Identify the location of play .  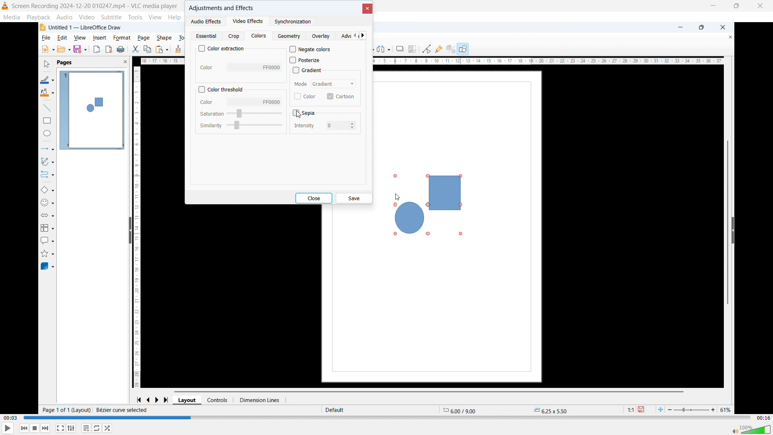
(8, 428).